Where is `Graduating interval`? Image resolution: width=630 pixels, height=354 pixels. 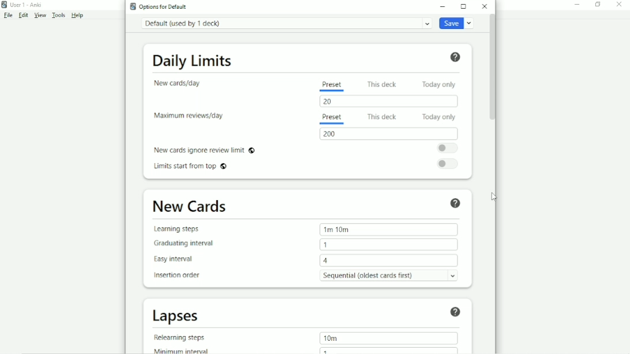
Graduating interval is located at coordinates (183, 244).